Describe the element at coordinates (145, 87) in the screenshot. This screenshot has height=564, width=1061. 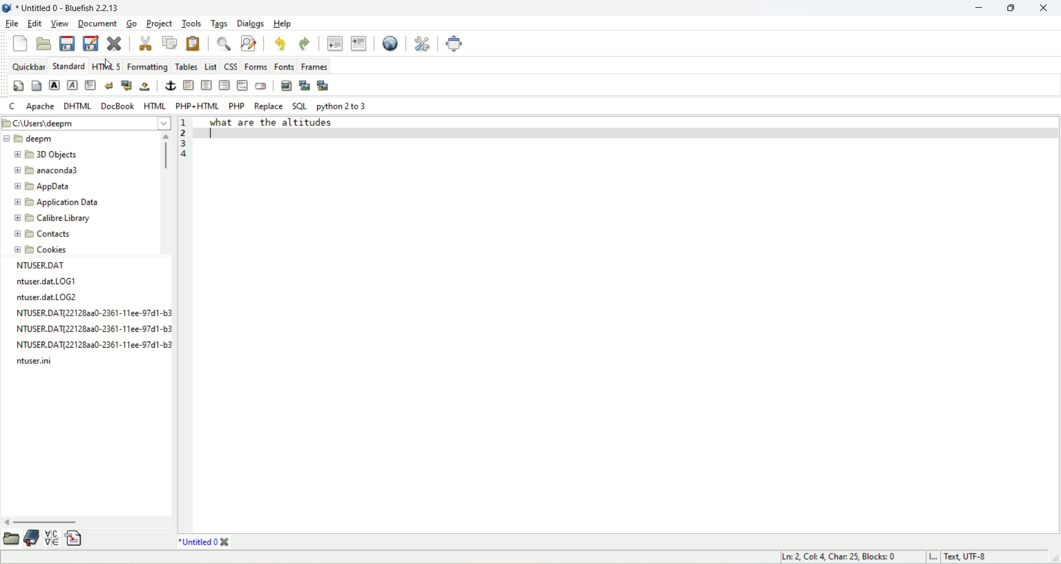
I see `non-breaking space` at that location.